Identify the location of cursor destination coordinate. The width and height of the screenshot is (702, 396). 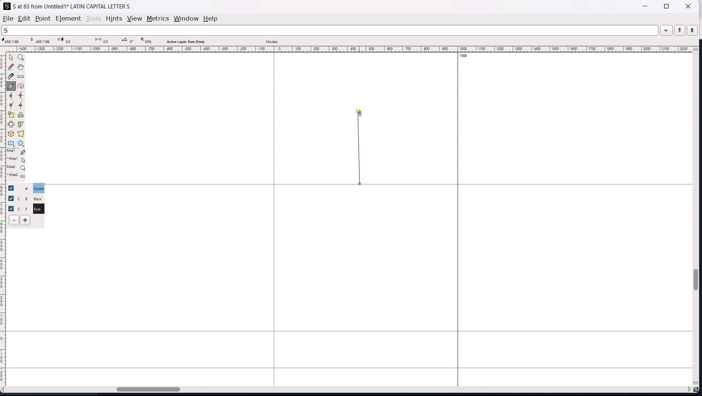
(69, 40).